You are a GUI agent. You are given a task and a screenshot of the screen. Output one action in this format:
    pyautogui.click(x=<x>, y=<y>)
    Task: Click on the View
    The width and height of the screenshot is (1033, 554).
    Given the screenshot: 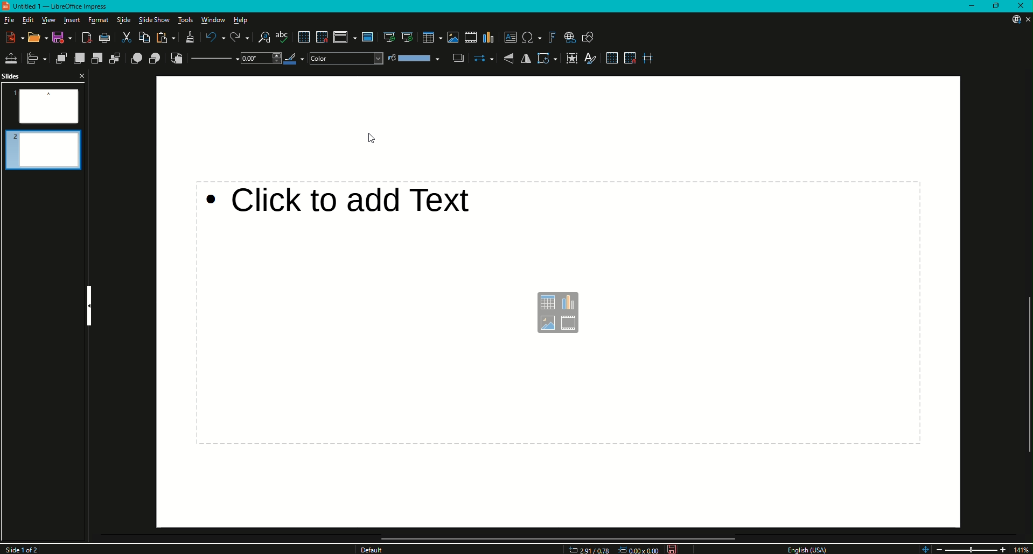 What is the action you would take?
    pyautogui.click(x=49, y=20)
    